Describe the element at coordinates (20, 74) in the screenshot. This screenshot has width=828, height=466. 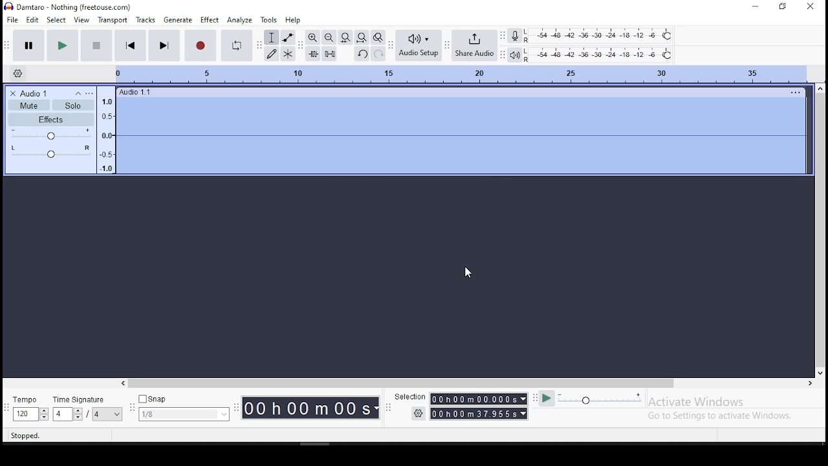
I see `timeline settings` at that location.